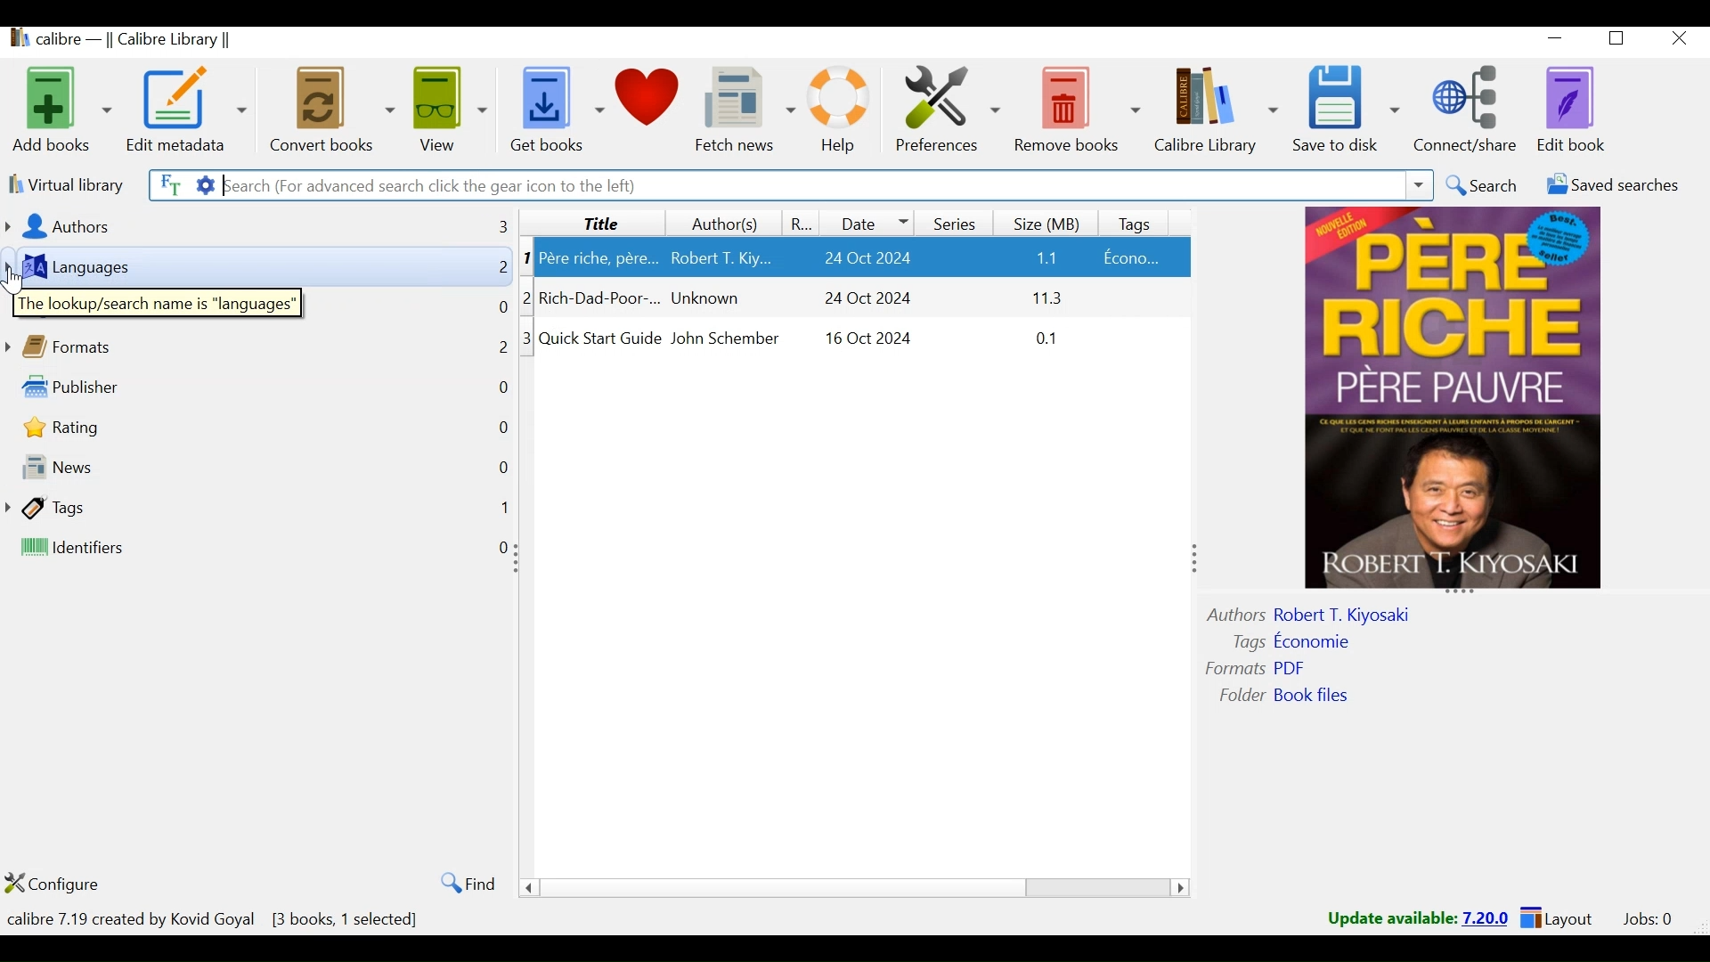 The height and width of the screenshot is (962, 1710). Describe the element at coordinates (70, 884) in the screenshot. I see `configure` at that location.